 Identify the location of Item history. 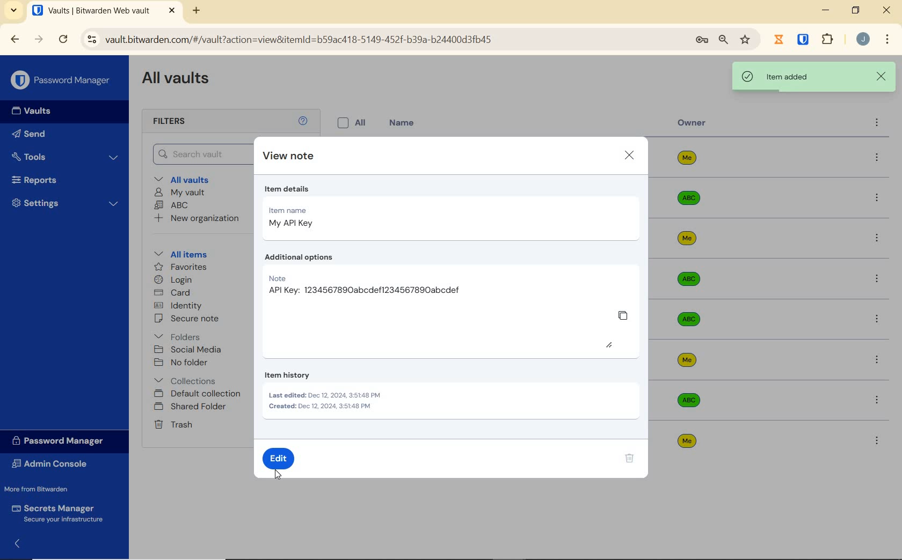
(336, 397).